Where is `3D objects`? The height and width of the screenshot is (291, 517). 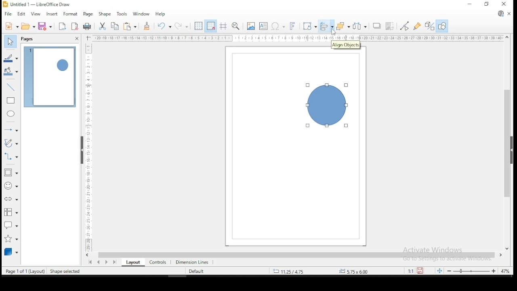
3D objects is located at coordinates (11, 251).